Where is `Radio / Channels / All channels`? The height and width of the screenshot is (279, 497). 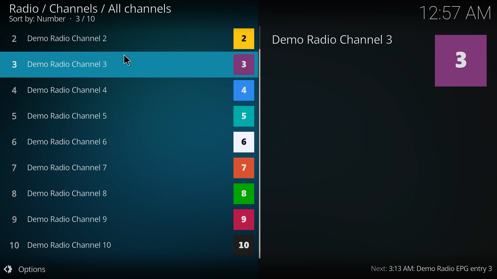
Radio / Channels / All channels is located at coordinates (90, 7).